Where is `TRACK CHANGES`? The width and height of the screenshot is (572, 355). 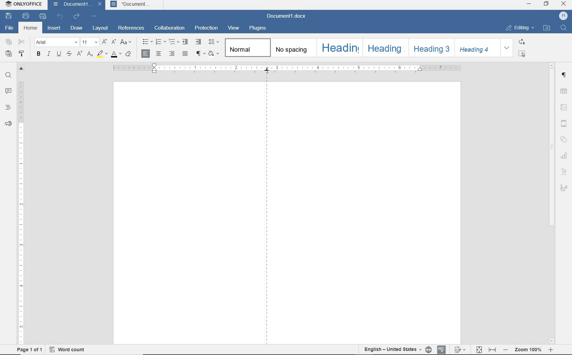 TRACK CHANGES is located at coordinates (460, 350).